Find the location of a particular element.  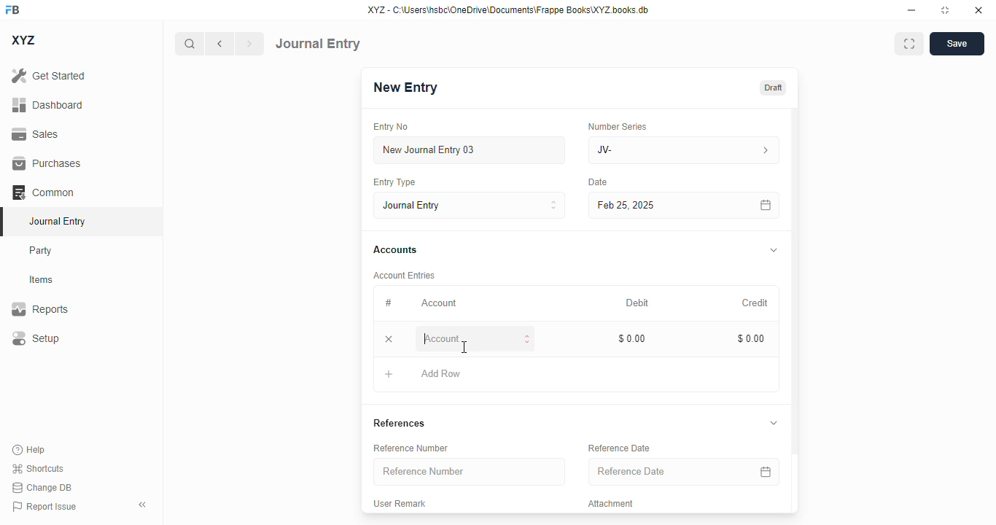

add row is located at coordinates (441, 373).